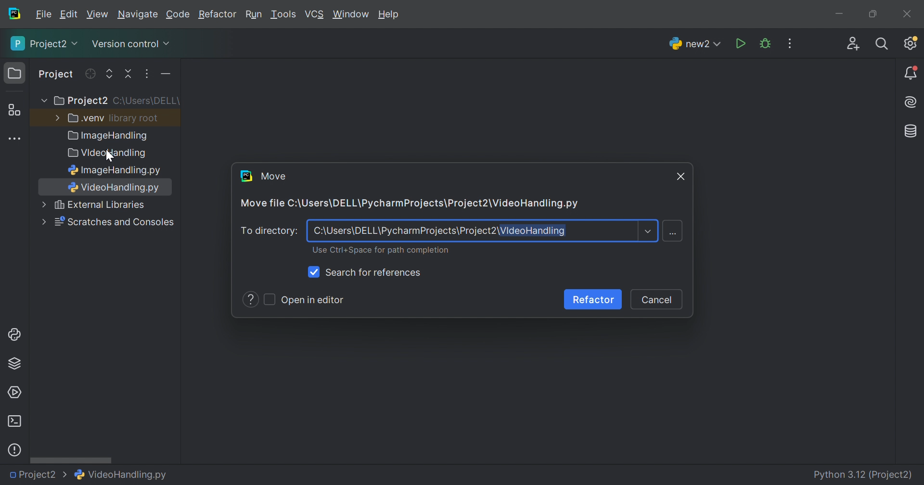 The image size is (924, 485). I want to click on Minimize, so click(842, 15).